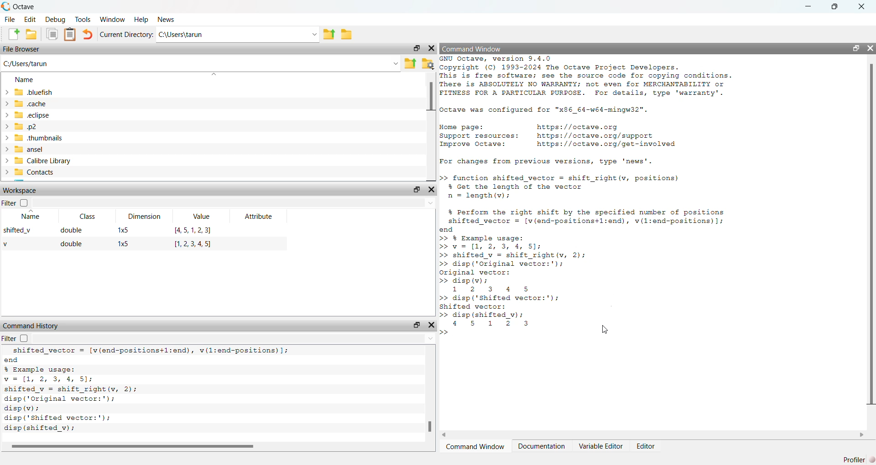 Image resolution: width=876 pixels, height=465 pixels. What do you see at coordinates (429, 413) in the screenshot?
I see `scrollbar` at bounding box center [429, 413].